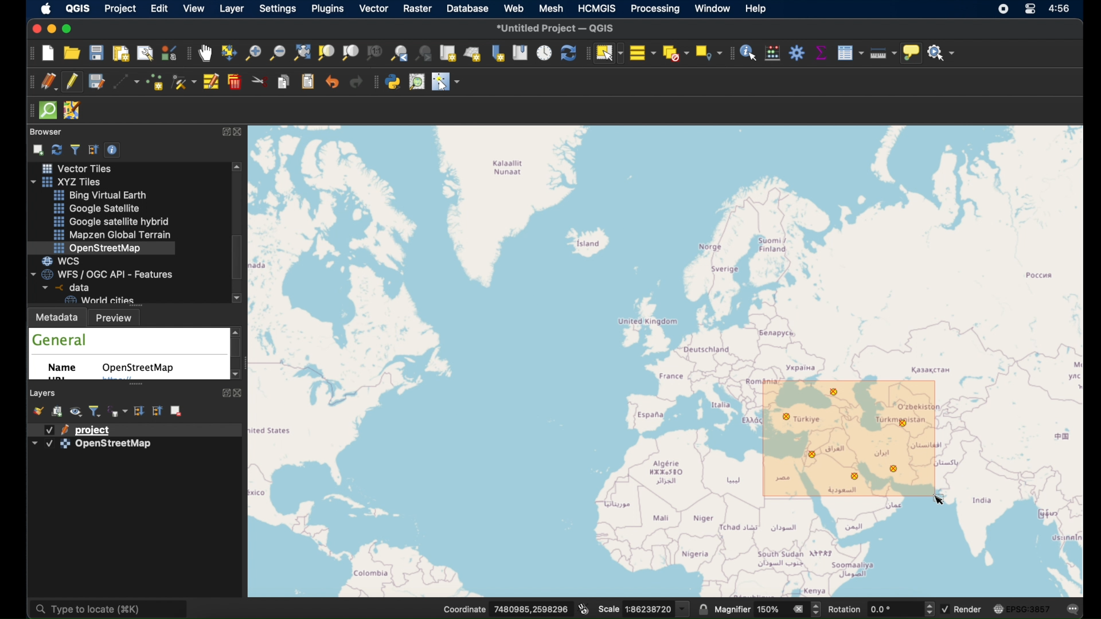 The image size is (1101, 619). I want to click on project layer, so click(95, 429).